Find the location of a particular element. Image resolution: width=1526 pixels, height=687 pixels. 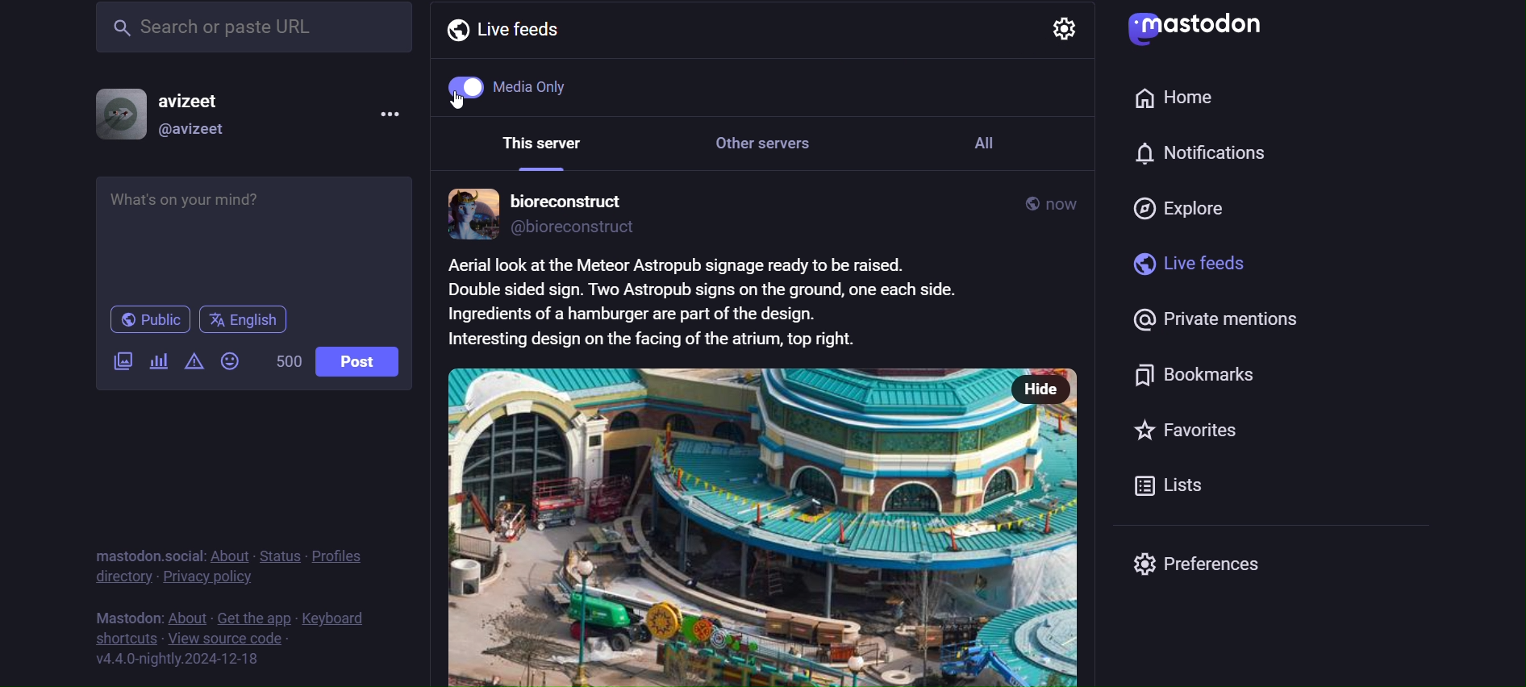

@avizeet is located at coordinates (197, 130).